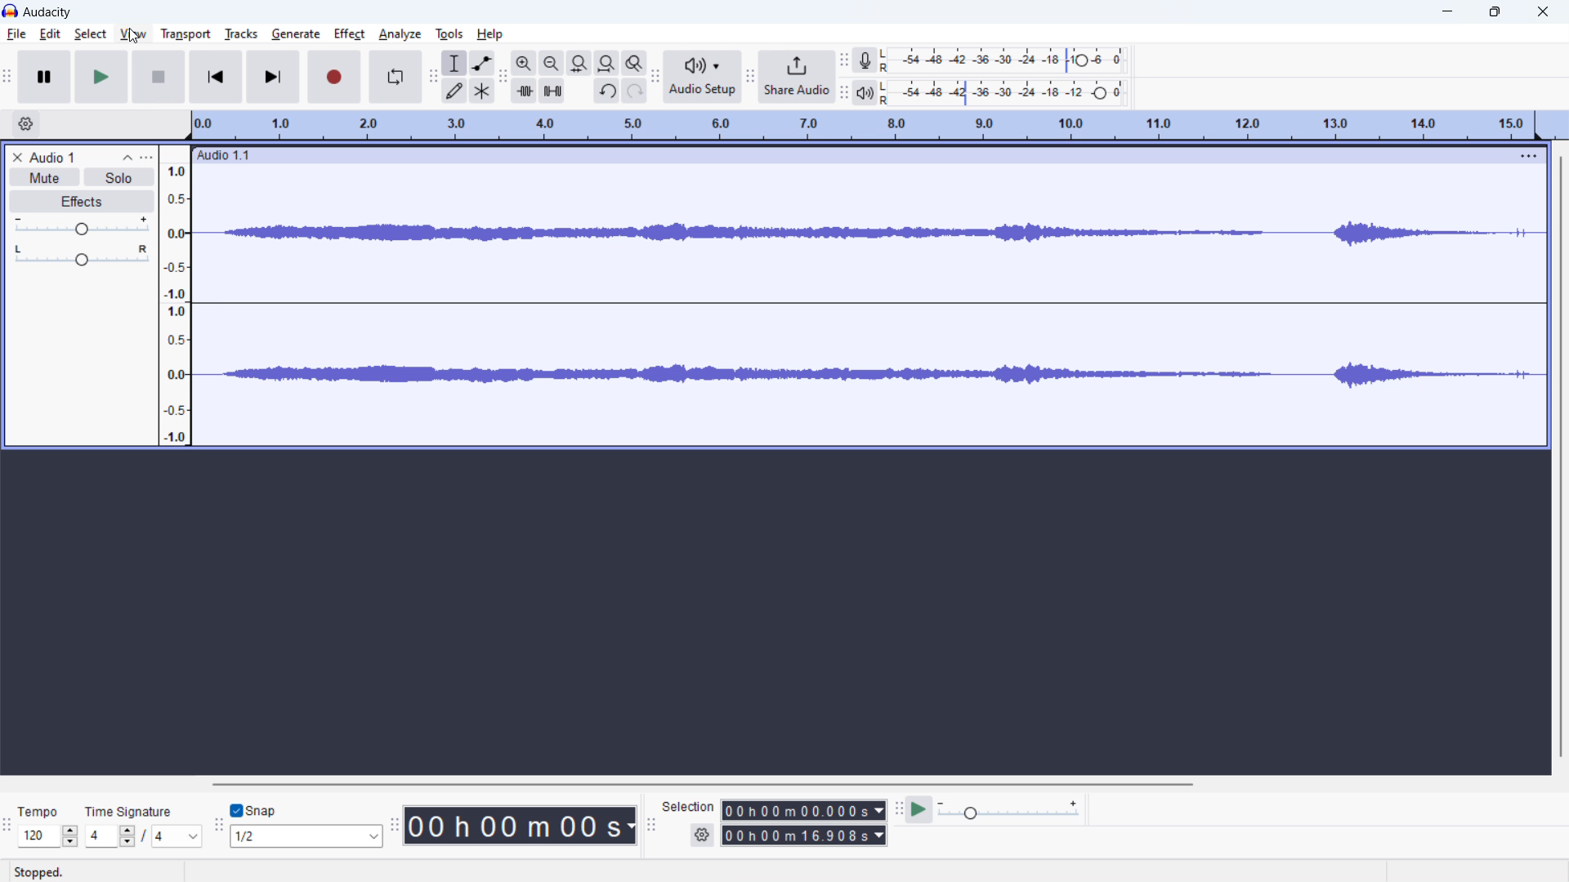 This screenshot has width=1569, height=882. What do you see at coordinates (148, 158) in the screenshot?
I see `view menu` at bounding box center [148, 158].